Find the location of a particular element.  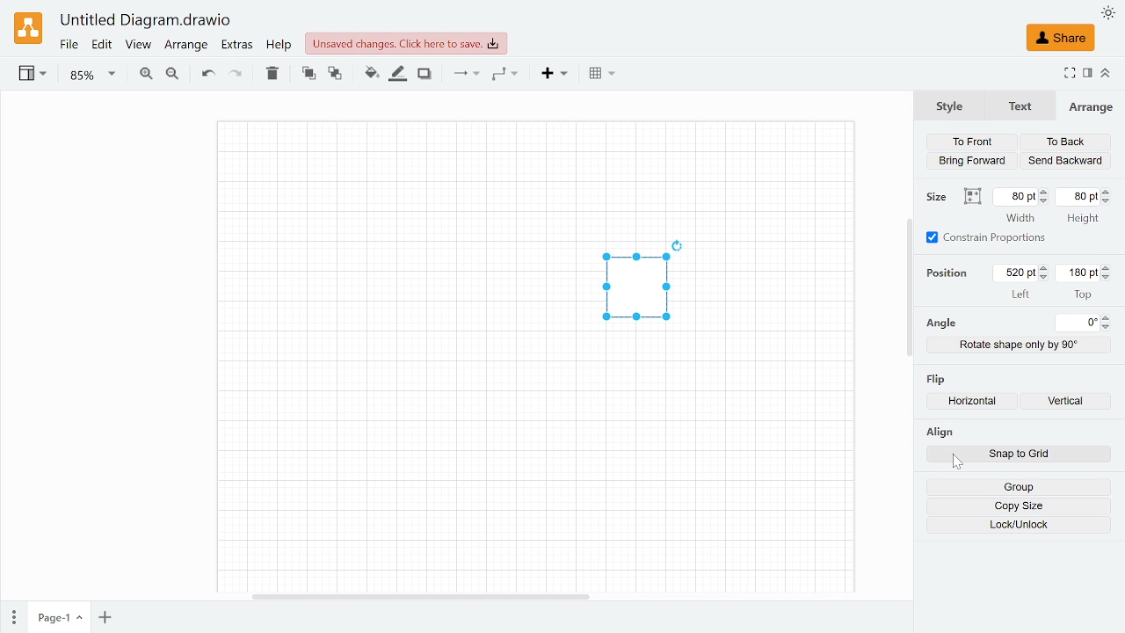

Style is located at coordinates (949, 105).